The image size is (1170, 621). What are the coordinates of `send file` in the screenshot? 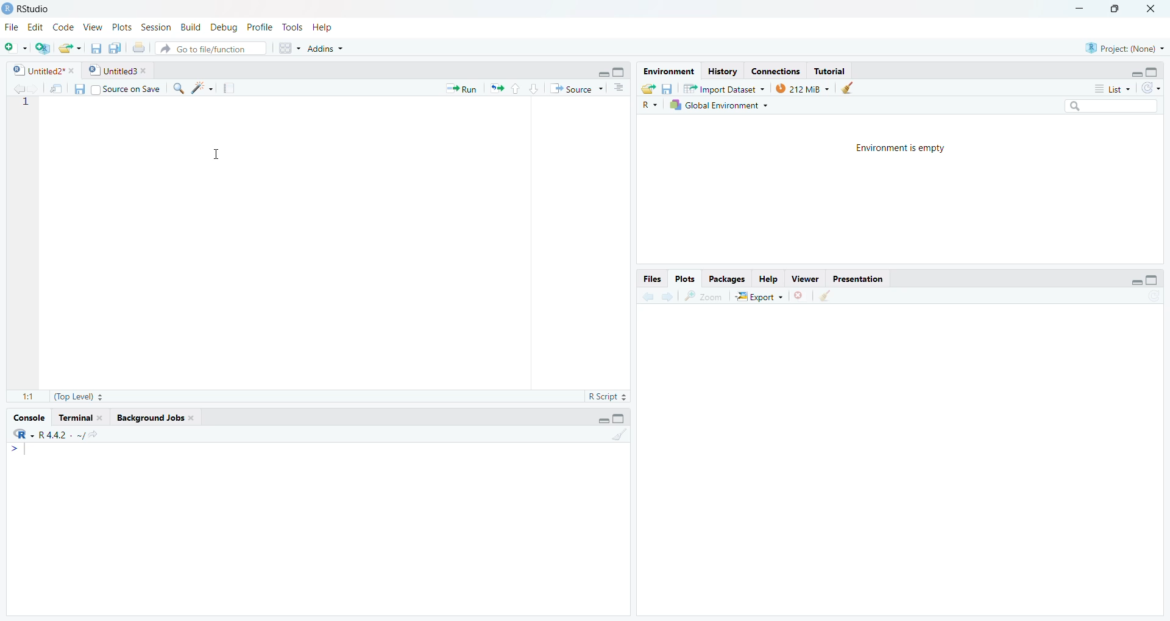 It's located at (55, 88).